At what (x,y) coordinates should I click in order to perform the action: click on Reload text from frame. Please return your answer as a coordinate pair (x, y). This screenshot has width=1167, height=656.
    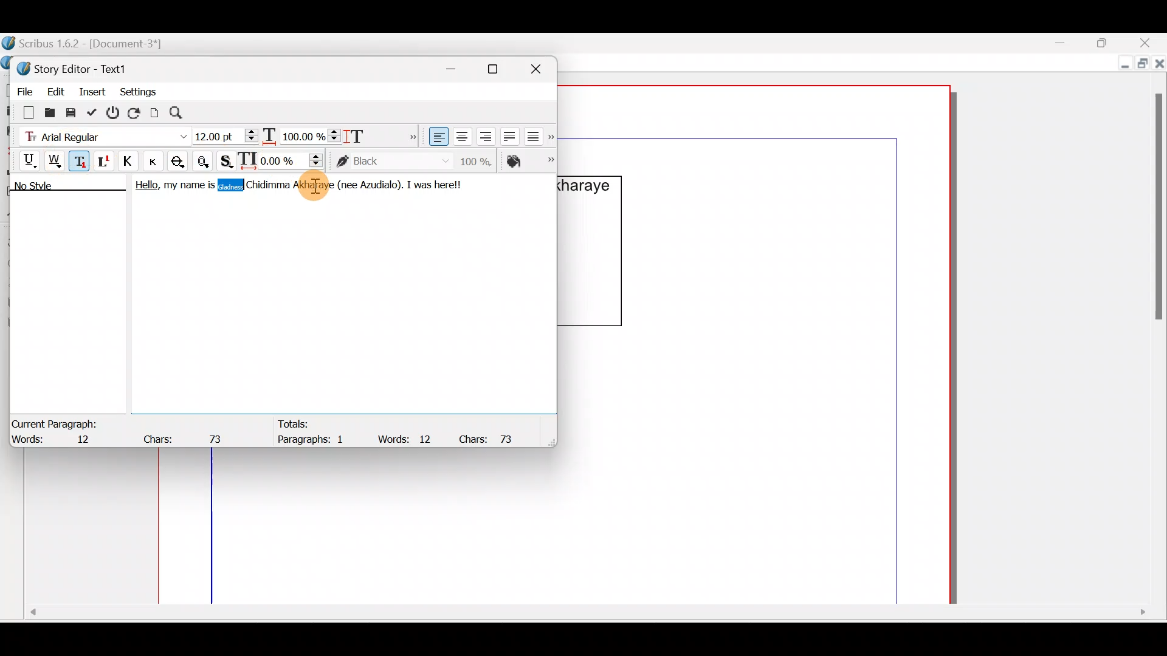
    Looking at the image, I should click on (136, 112).